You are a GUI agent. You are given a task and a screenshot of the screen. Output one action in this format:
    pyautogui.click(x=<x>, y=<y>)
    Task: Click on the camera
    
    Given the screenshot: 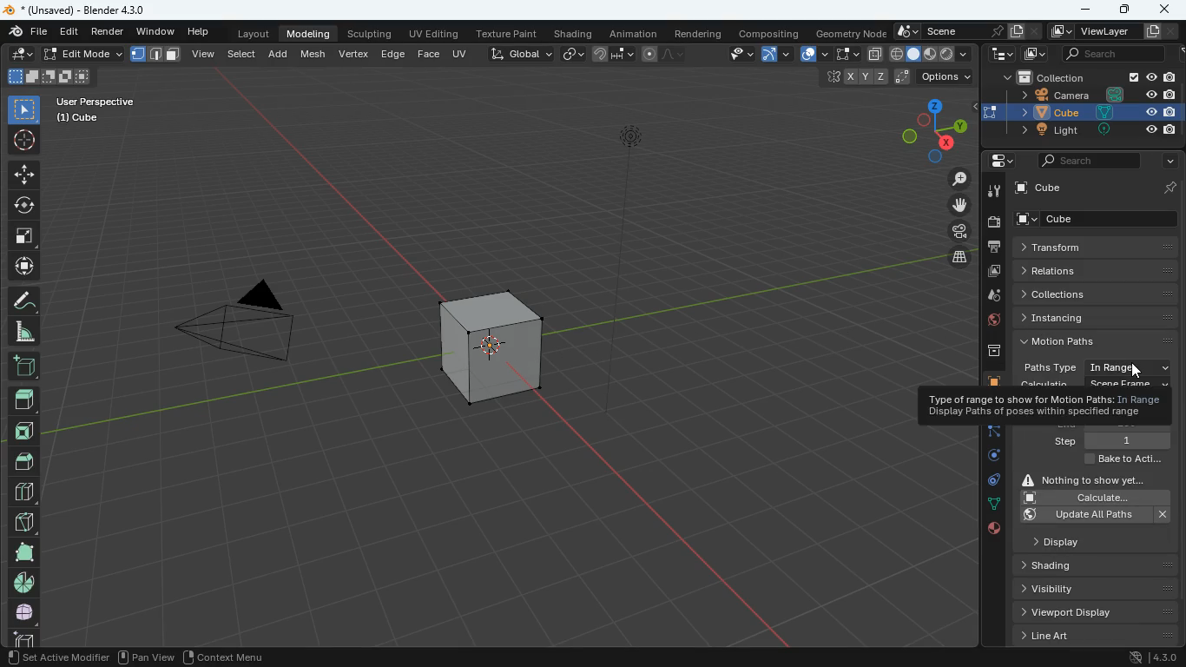 What is the action you would take?
    pyautogui.click(x=992, y=222)
    